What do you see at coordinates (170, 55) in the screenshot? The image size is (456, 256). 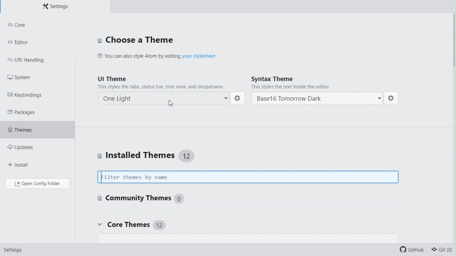 I see `you can also style atom by editing your stylesheet` at bounding box center [170, 55].